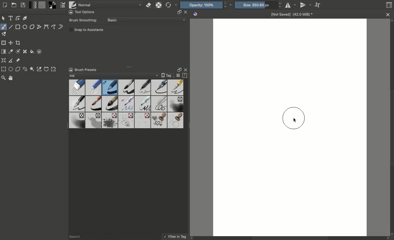 The image size is (394, 240). Describe the element at coordinates (11, 52) in the screenshot. I see `Sample a color` at that location.